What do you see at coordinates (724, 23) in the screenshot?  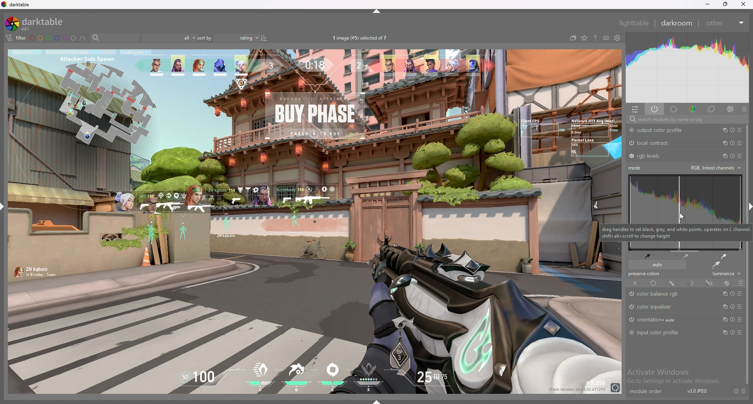 I see `other` at bounding box center [724, 23].